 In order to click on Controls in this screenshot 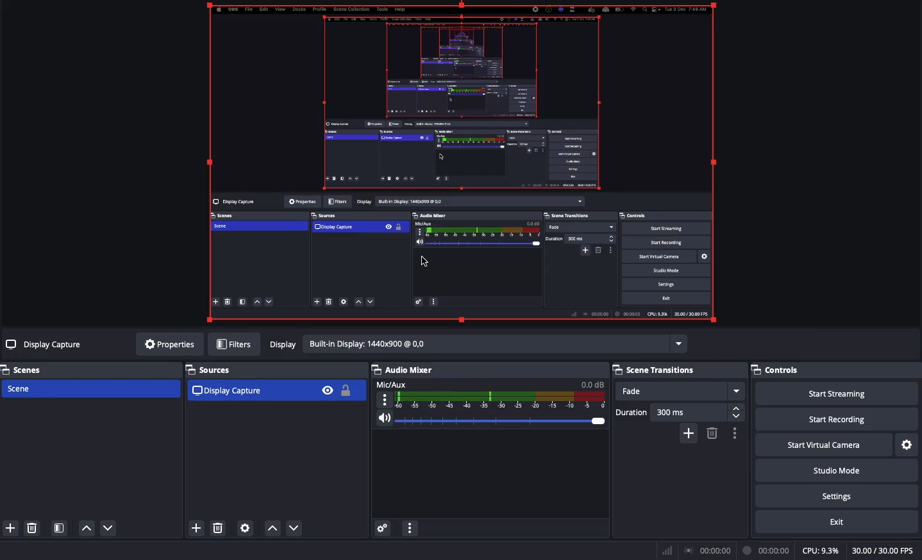, I will do `click(836, 371)`.